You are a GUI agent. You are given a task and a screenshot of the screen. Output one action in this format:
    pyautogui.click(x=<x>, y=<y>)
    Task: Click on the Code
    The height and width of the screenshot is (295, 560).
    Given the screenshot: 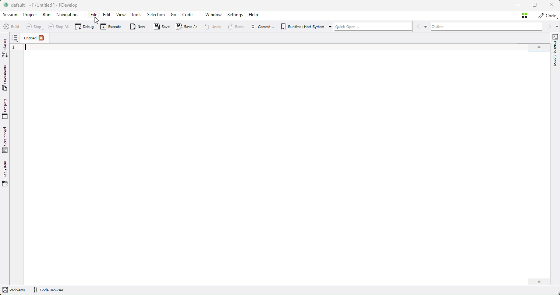 What is the action you would take?
    pyautogui.click(x=190, y=15)
    